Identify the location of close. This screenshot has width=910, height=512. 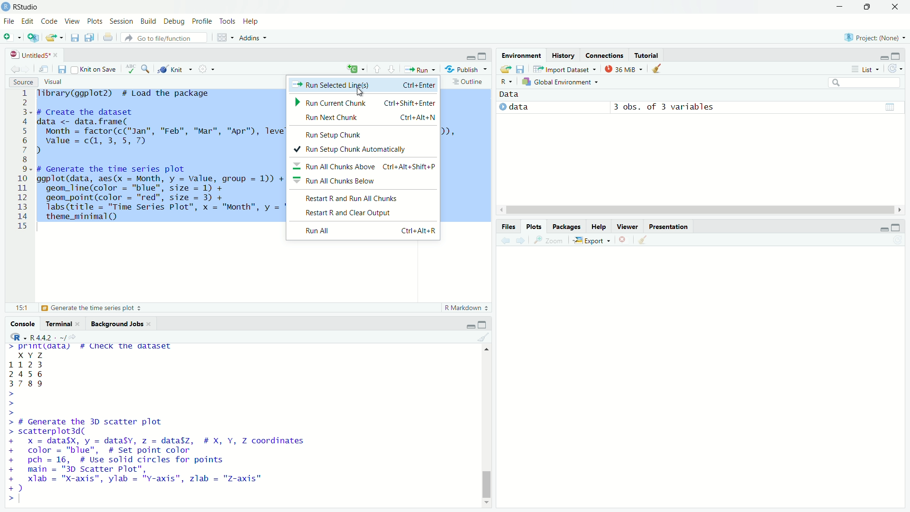
(81, 324).